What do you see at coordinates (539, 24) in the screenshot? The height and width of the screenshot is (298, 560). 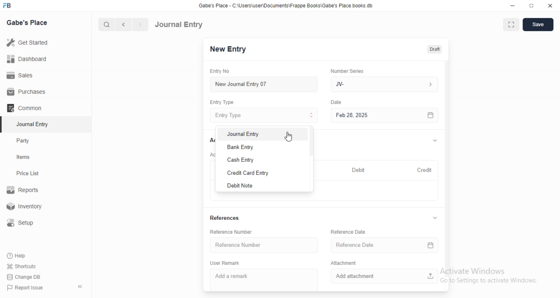 I see `save` at bounding box center [539, 24].